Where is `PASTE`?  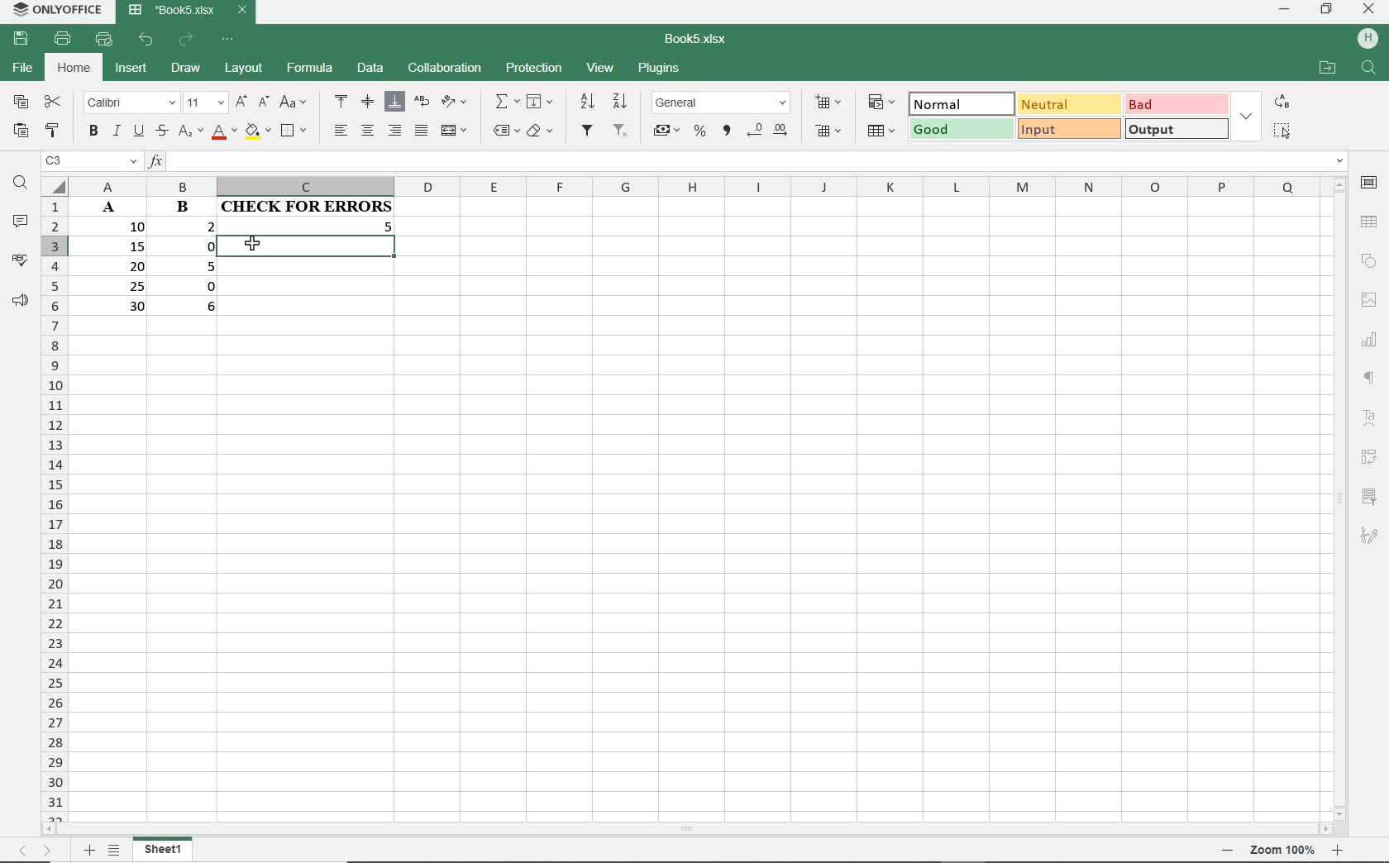
PASTE is located at coordinates (19, 132).